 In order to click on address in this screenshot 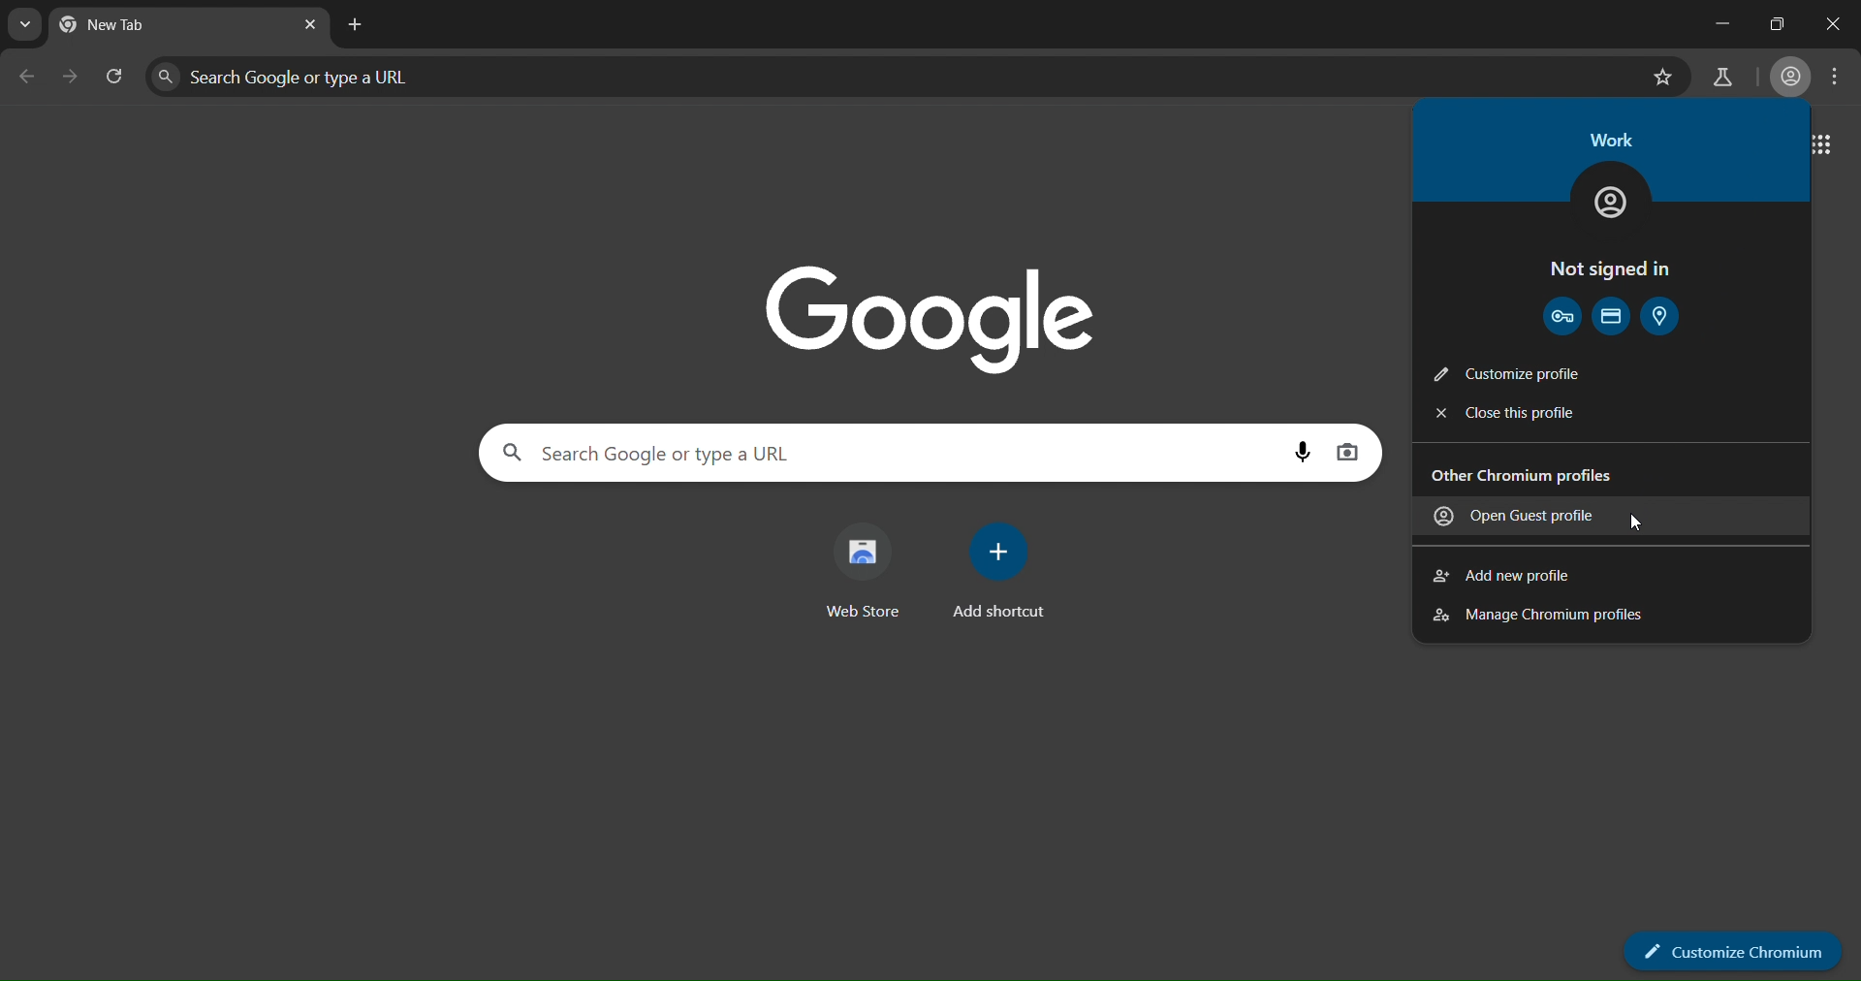, I will do `click(1664, 314)`.